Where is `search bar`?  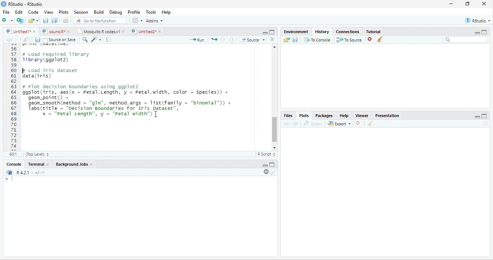
search bar is located at coordinates (465, 39).